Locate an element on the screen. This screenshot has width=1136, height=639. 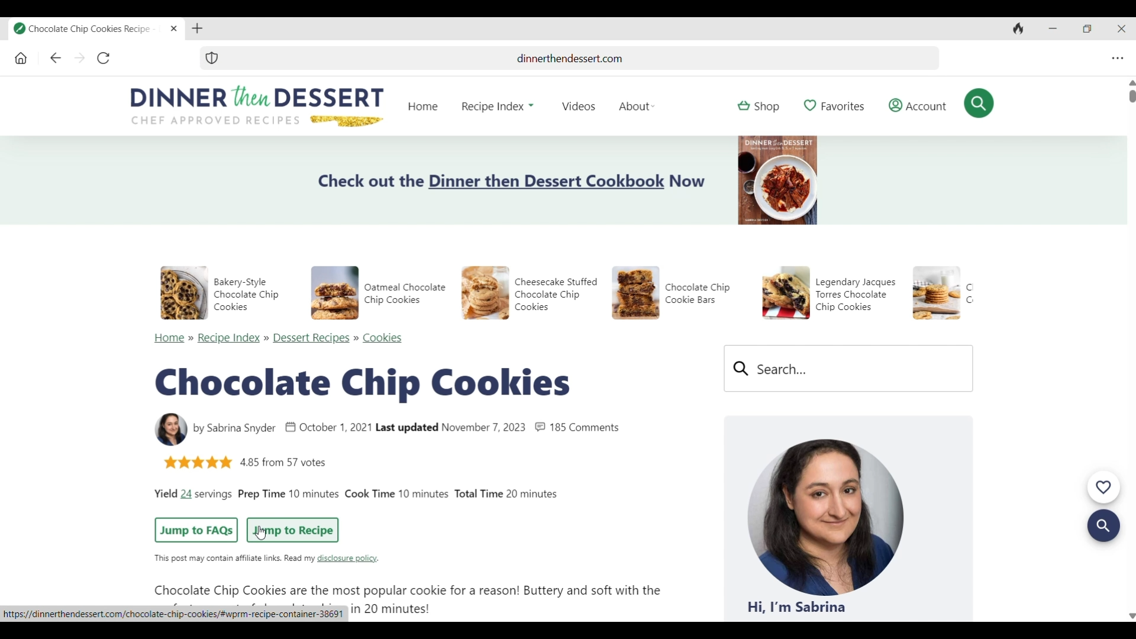
Chocolate Chip Cookies is located at coordinates (362, 385).